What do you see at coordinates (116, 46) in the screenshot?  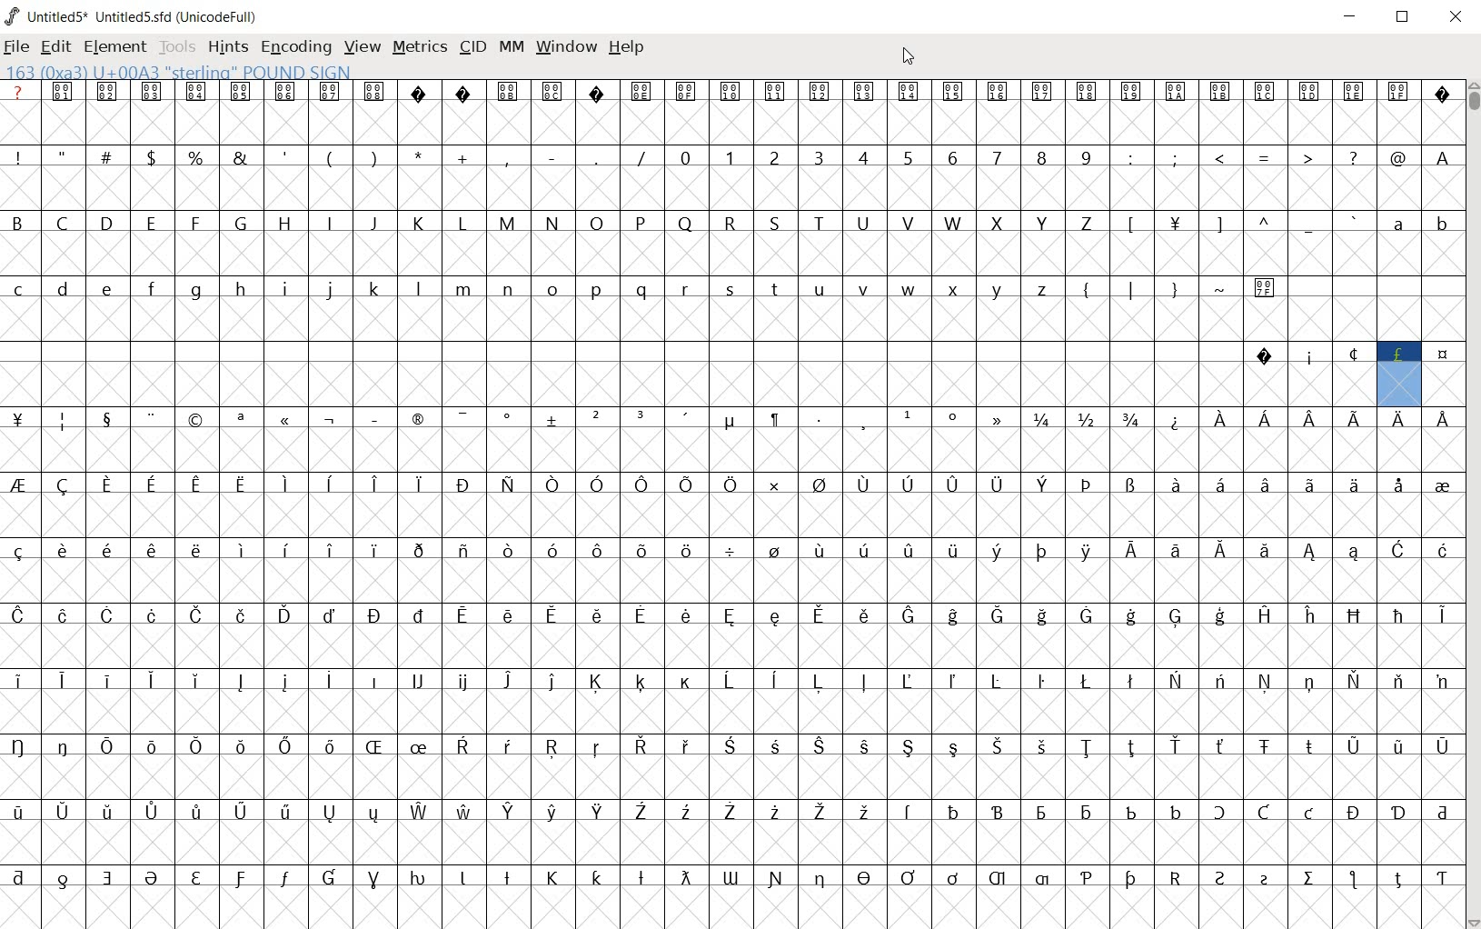 I see `ELEMENT` at bounding box center [116, 46].